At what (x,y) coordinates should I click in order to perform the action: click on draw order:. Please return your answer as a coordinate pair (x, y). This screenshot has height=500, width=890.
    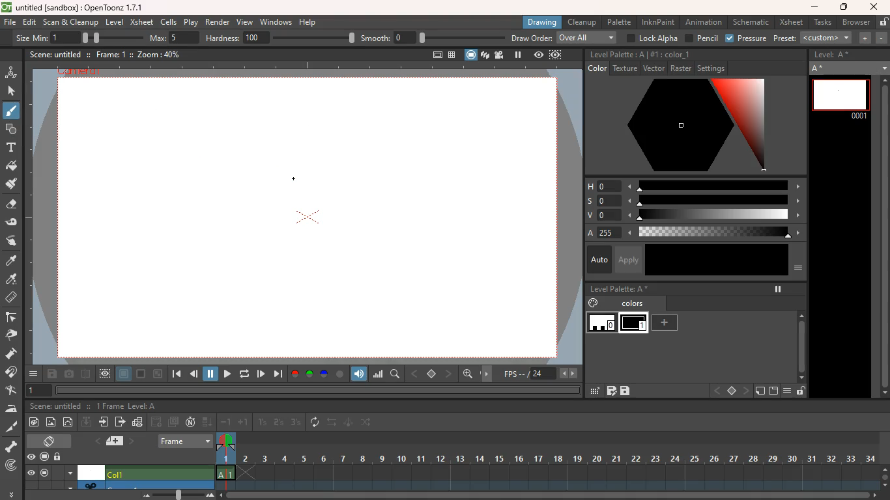
    Looking at the image, I should click on (566, 38).